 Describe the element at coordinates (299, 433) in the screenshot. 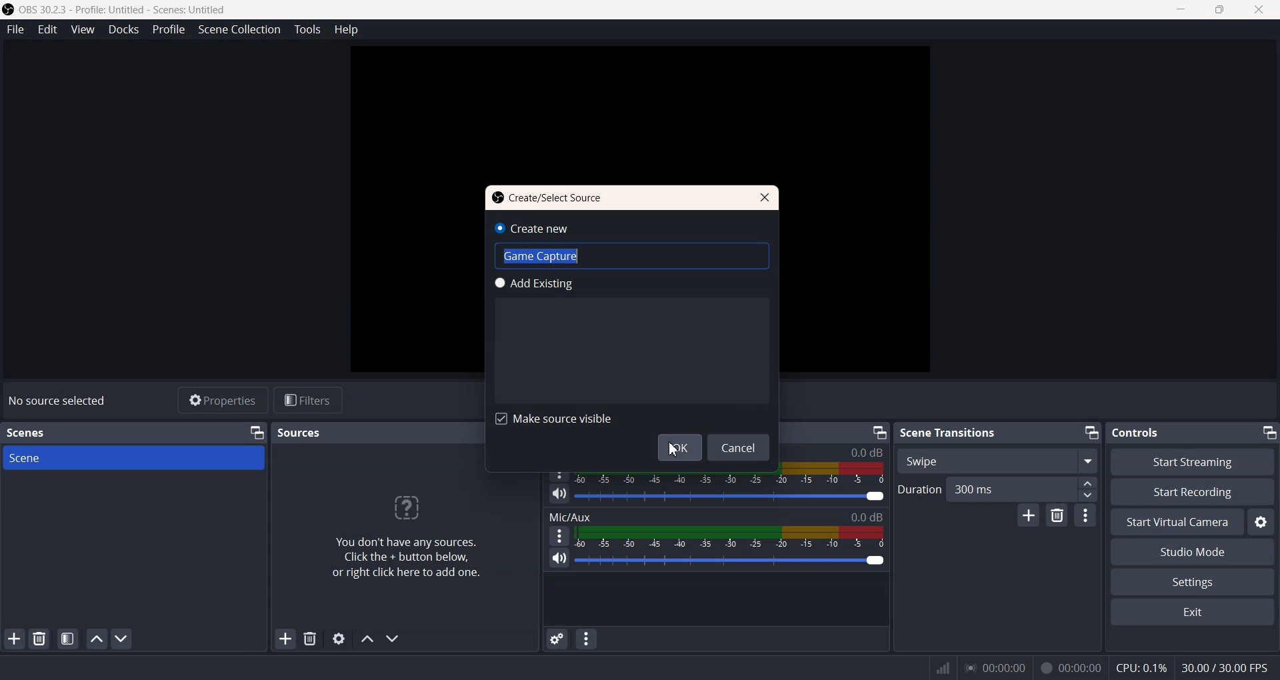

I see `Text` at that location.